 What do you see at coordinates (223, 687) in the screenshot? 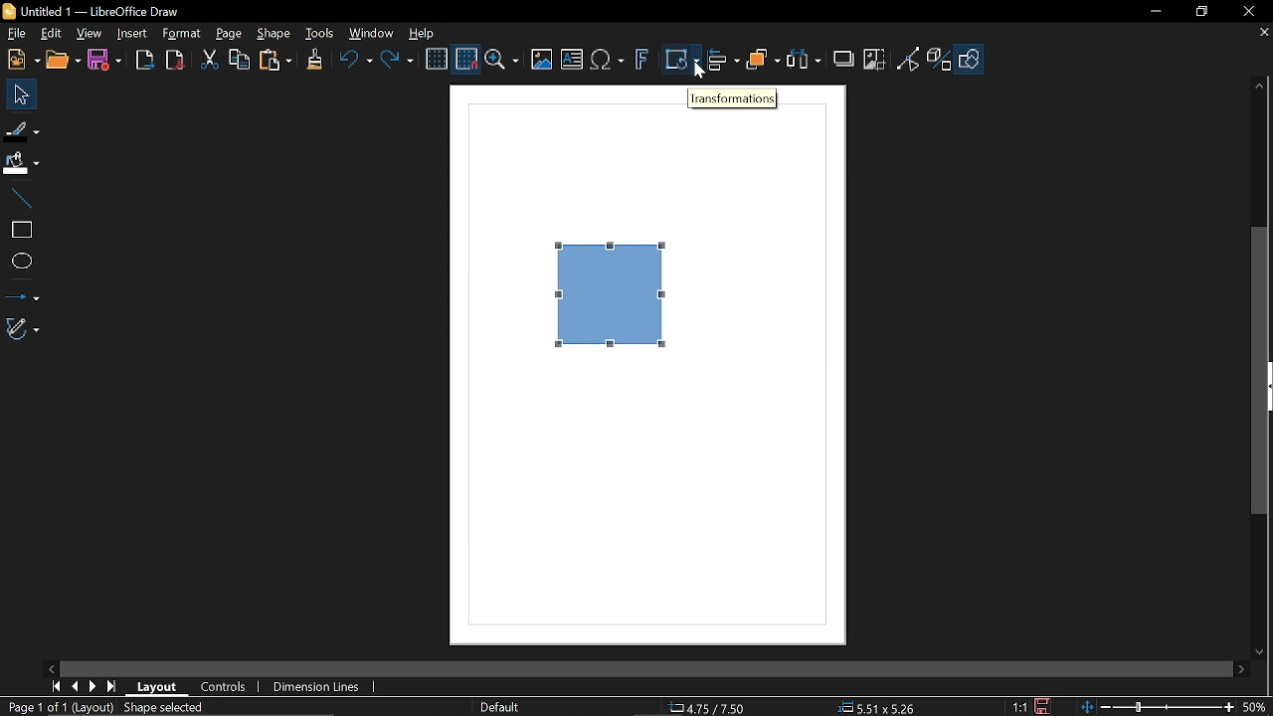
I see `Controls` at bounding box center [223, 687].